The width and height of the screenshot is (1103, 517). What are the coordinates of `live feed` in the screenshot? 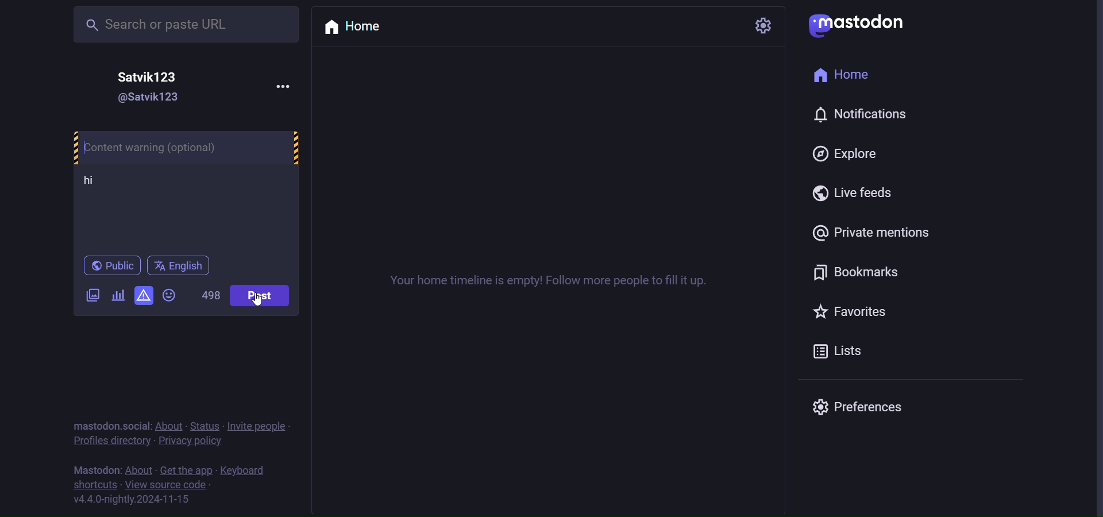 It's located at (858, 194).